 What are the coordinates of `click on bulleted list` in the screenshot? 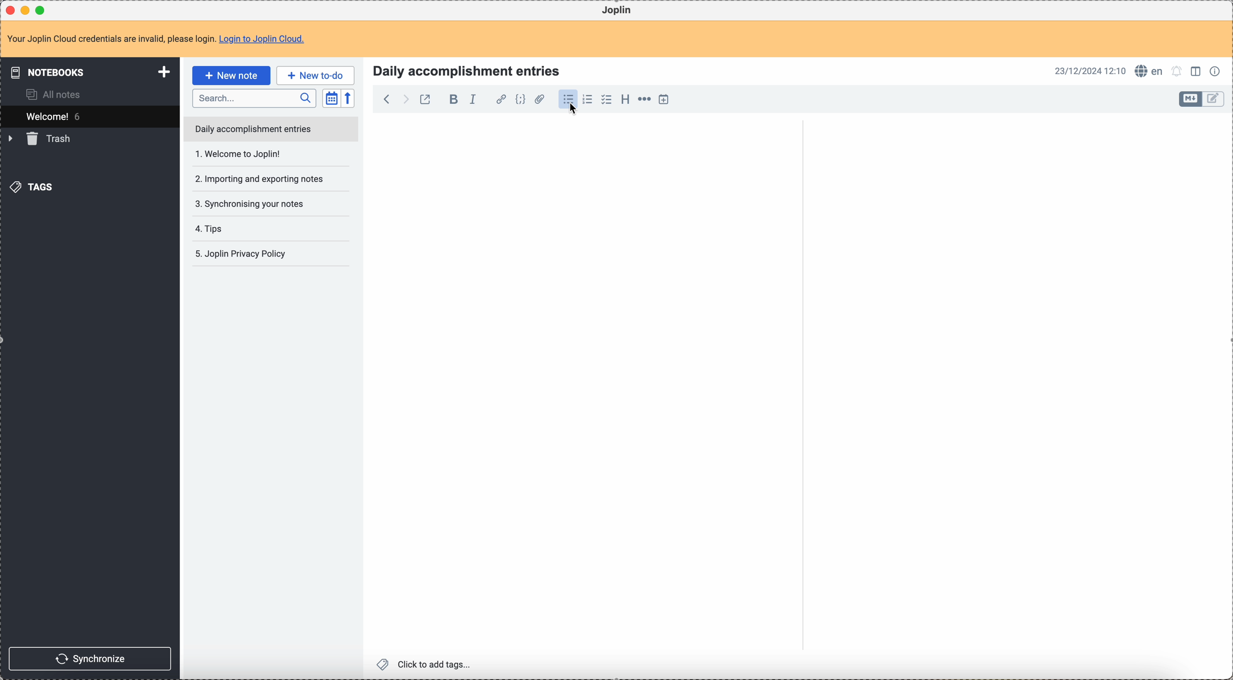 It's located at (570, 103).